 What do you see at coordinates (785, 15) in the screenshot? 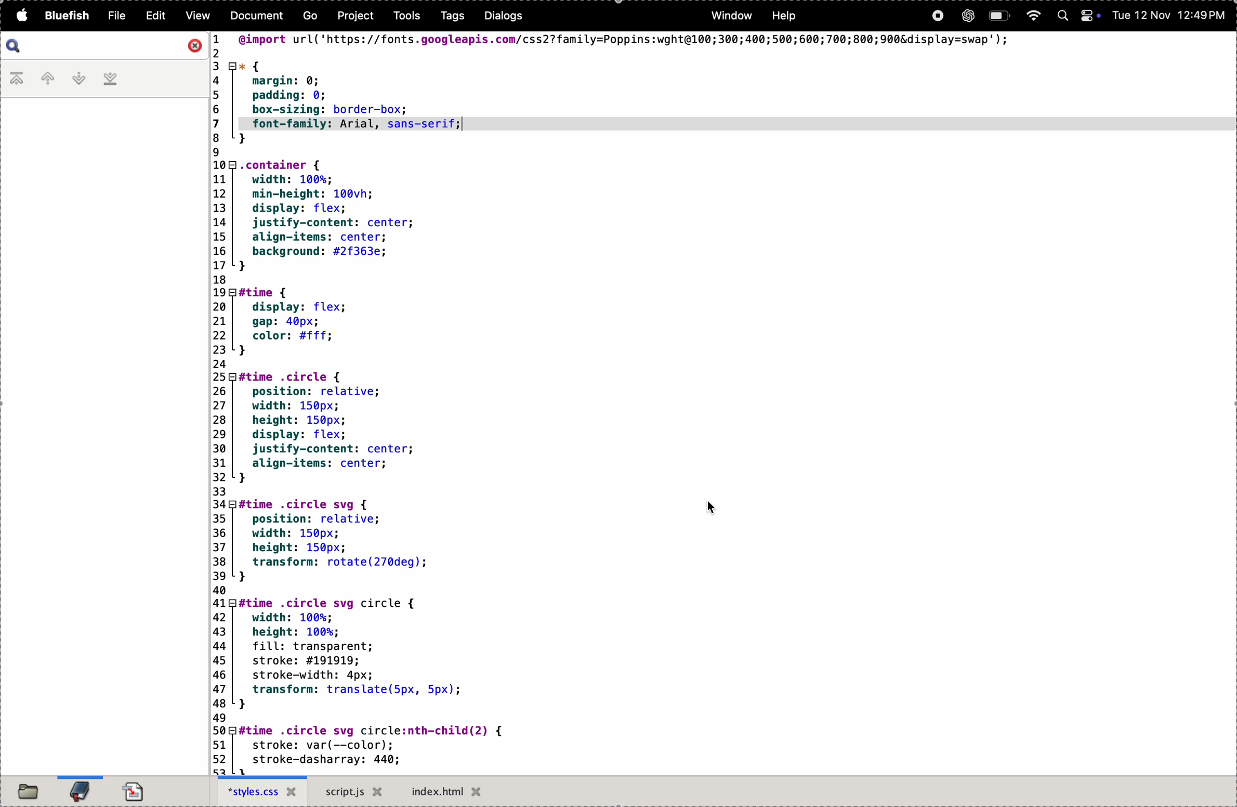
I see `help` at bounding box center [785, 15].